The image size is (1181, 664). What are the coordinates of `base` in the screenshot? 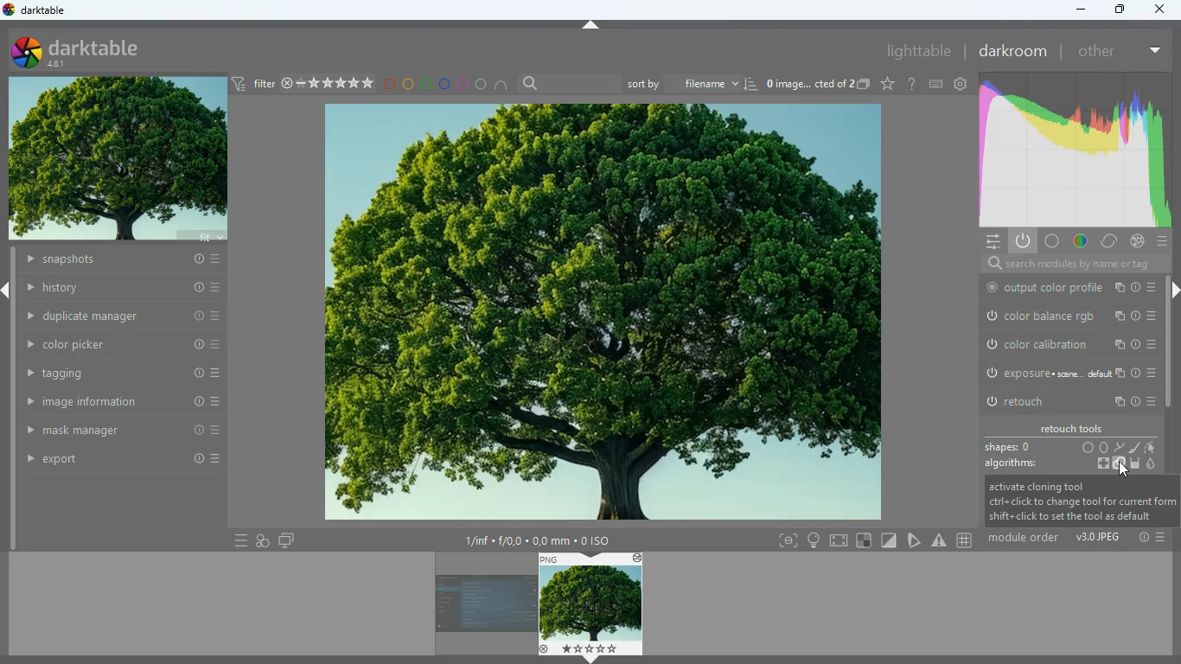 It's located at (1050, 240).